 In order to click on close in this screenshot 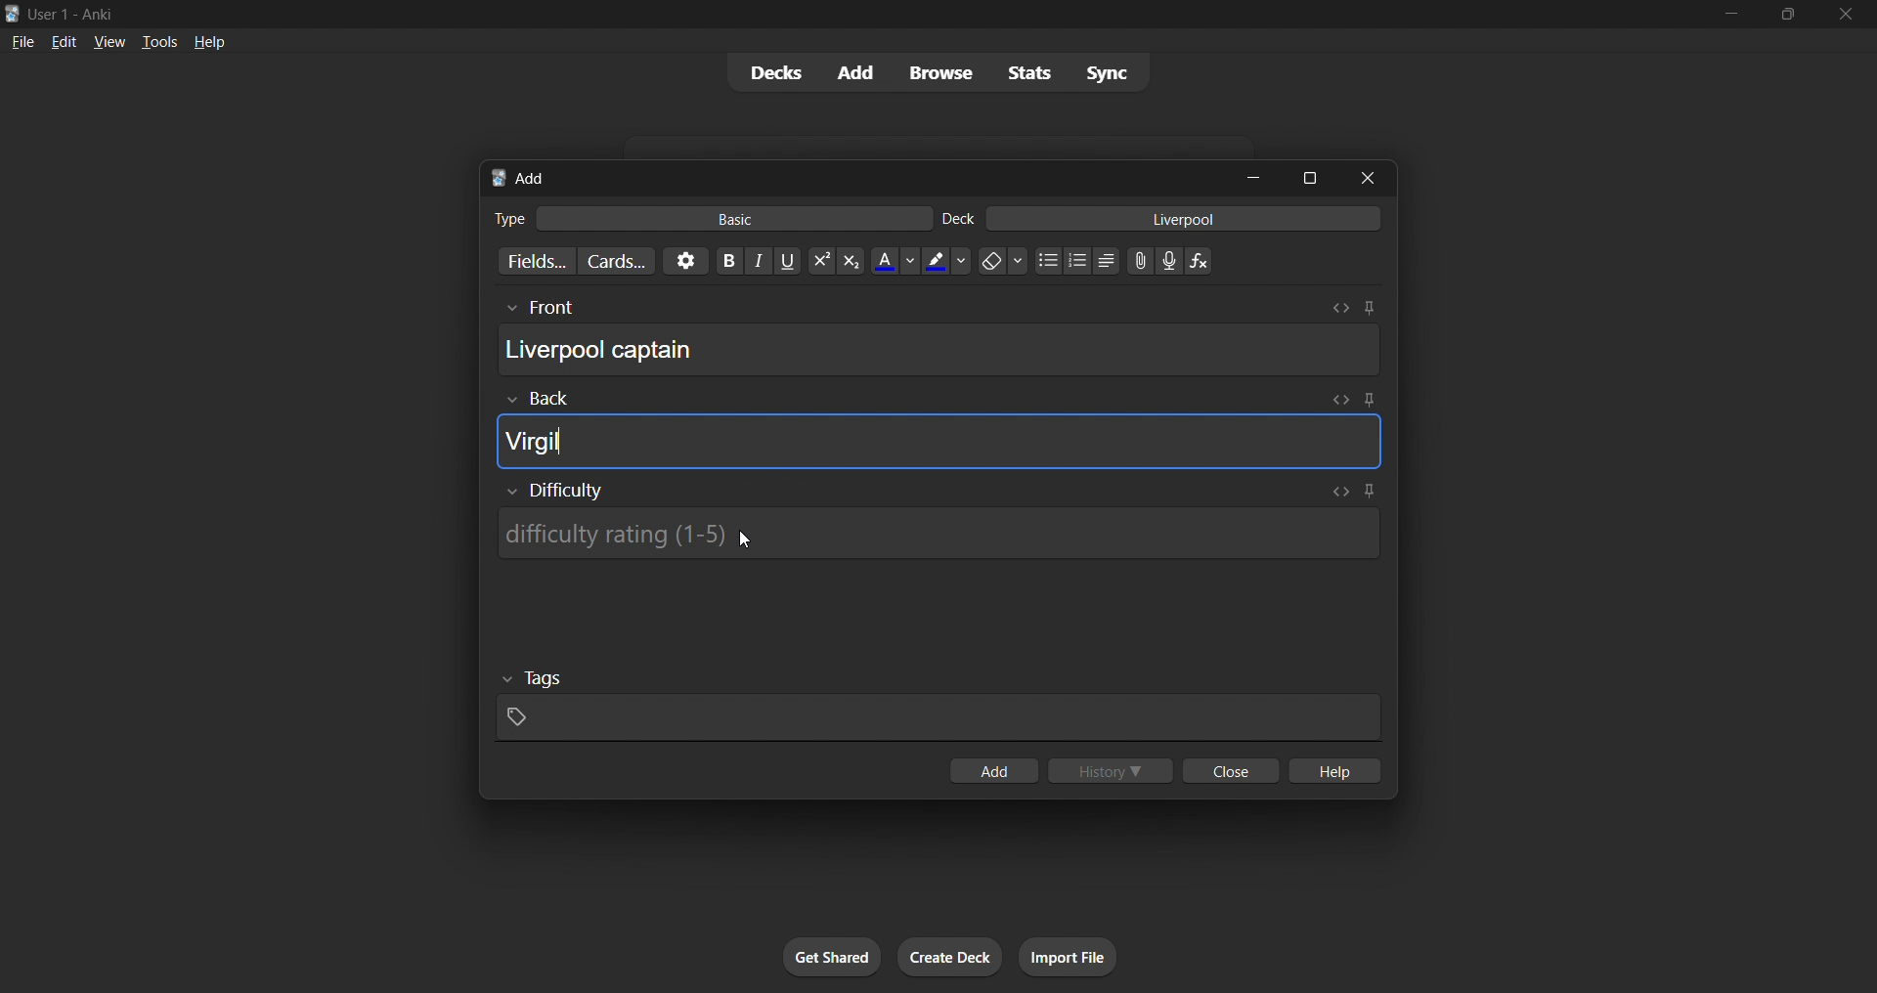, I will do `click(1368, 178)`.